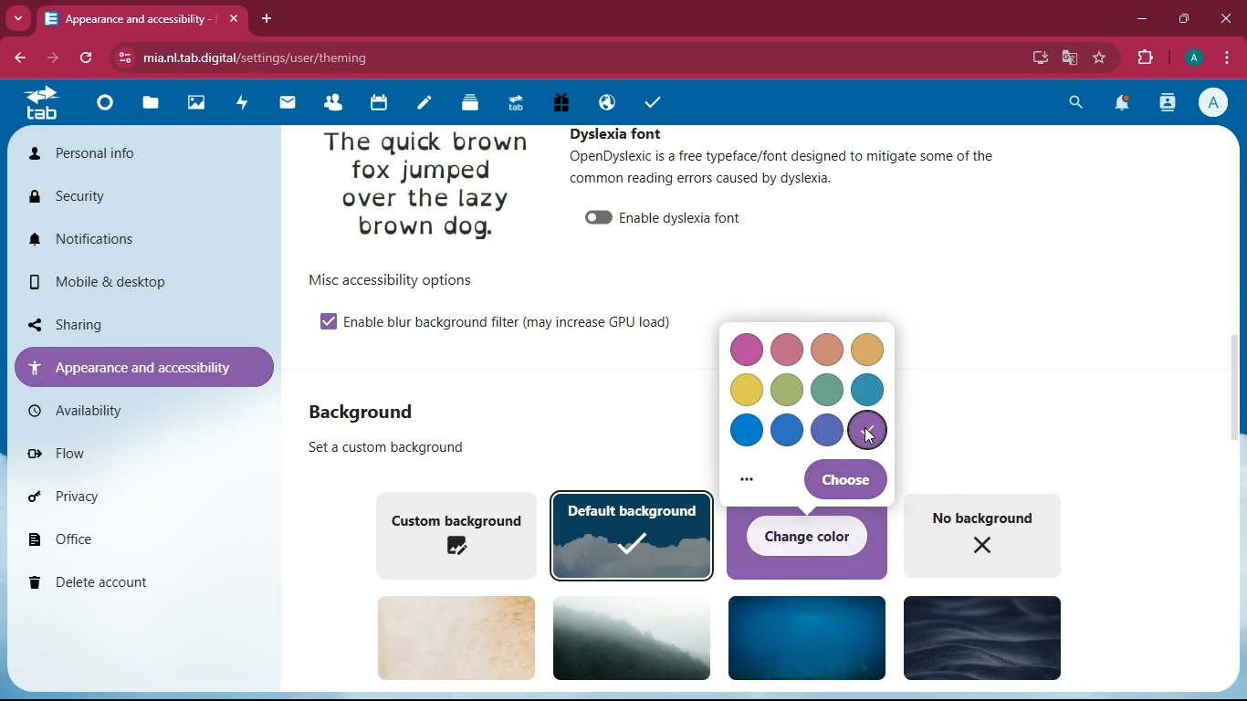  I want to click on color, so click(869, 391).